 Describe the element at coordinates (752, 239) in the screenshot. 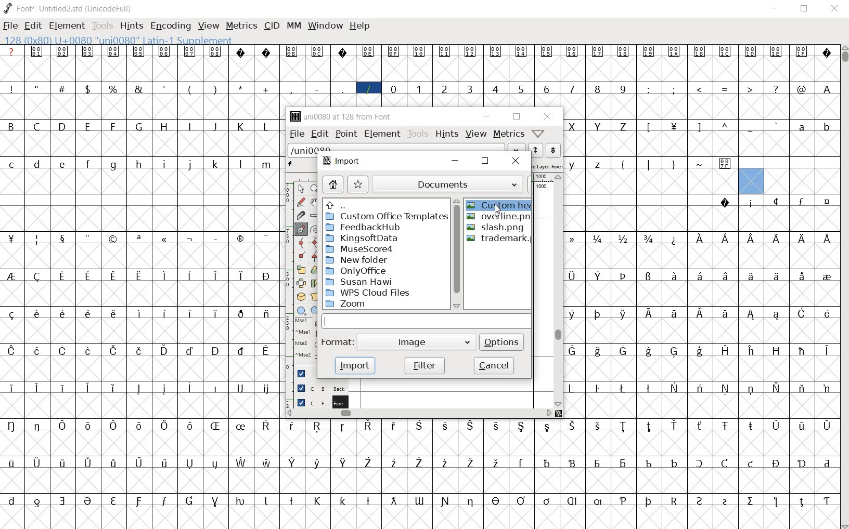

I see `glyph` at that location.